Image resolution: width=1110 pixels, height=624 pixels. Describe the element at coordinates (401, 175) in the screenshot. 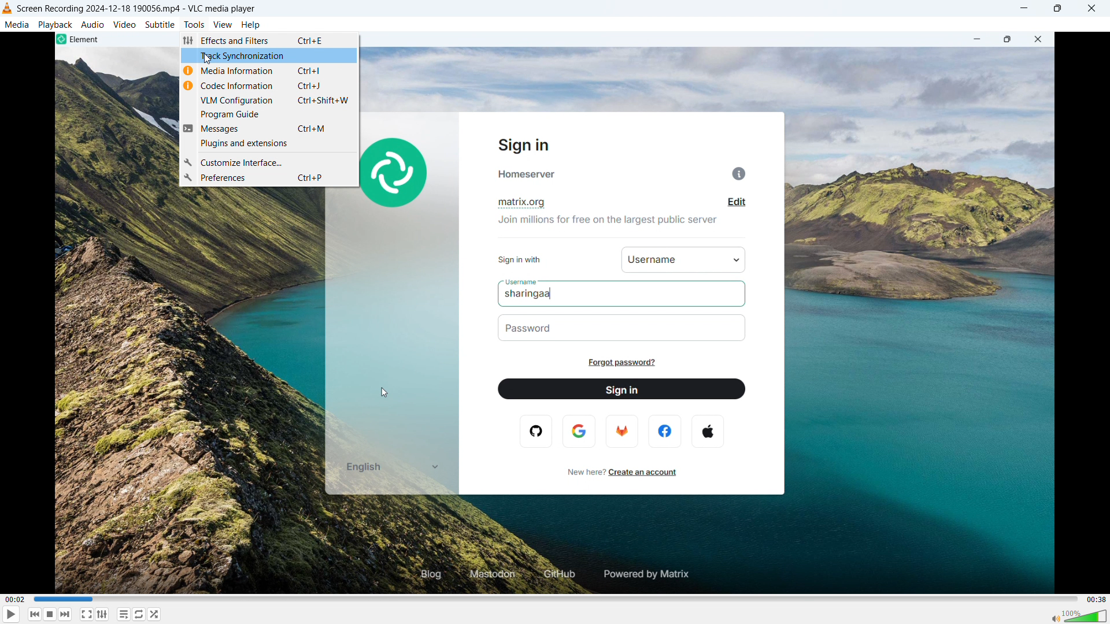

I see `element logo` at that location.